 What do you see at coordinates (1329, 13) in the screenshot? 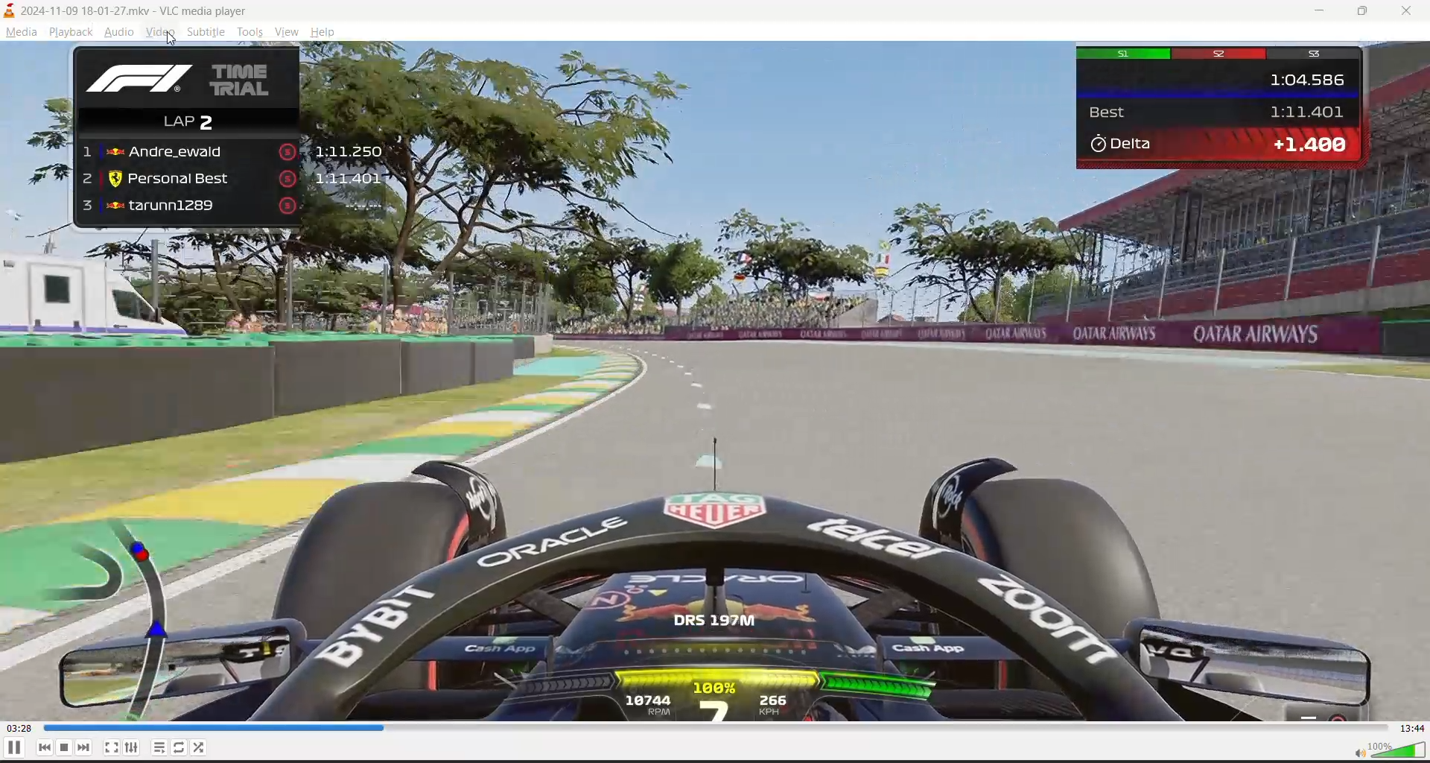
I see `minimize` at bounding box center [1329, 13].